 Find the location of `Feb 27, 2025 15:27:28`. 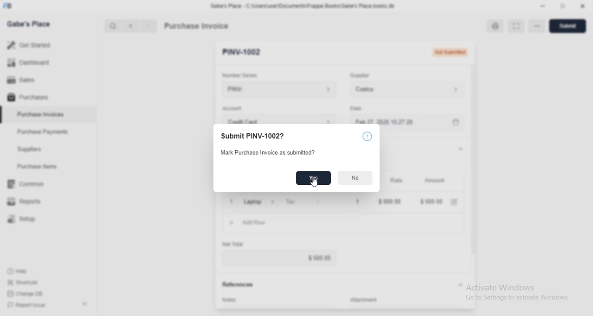

Feb 27, 2025 15:27:28 is located at coordinates (423, 122).